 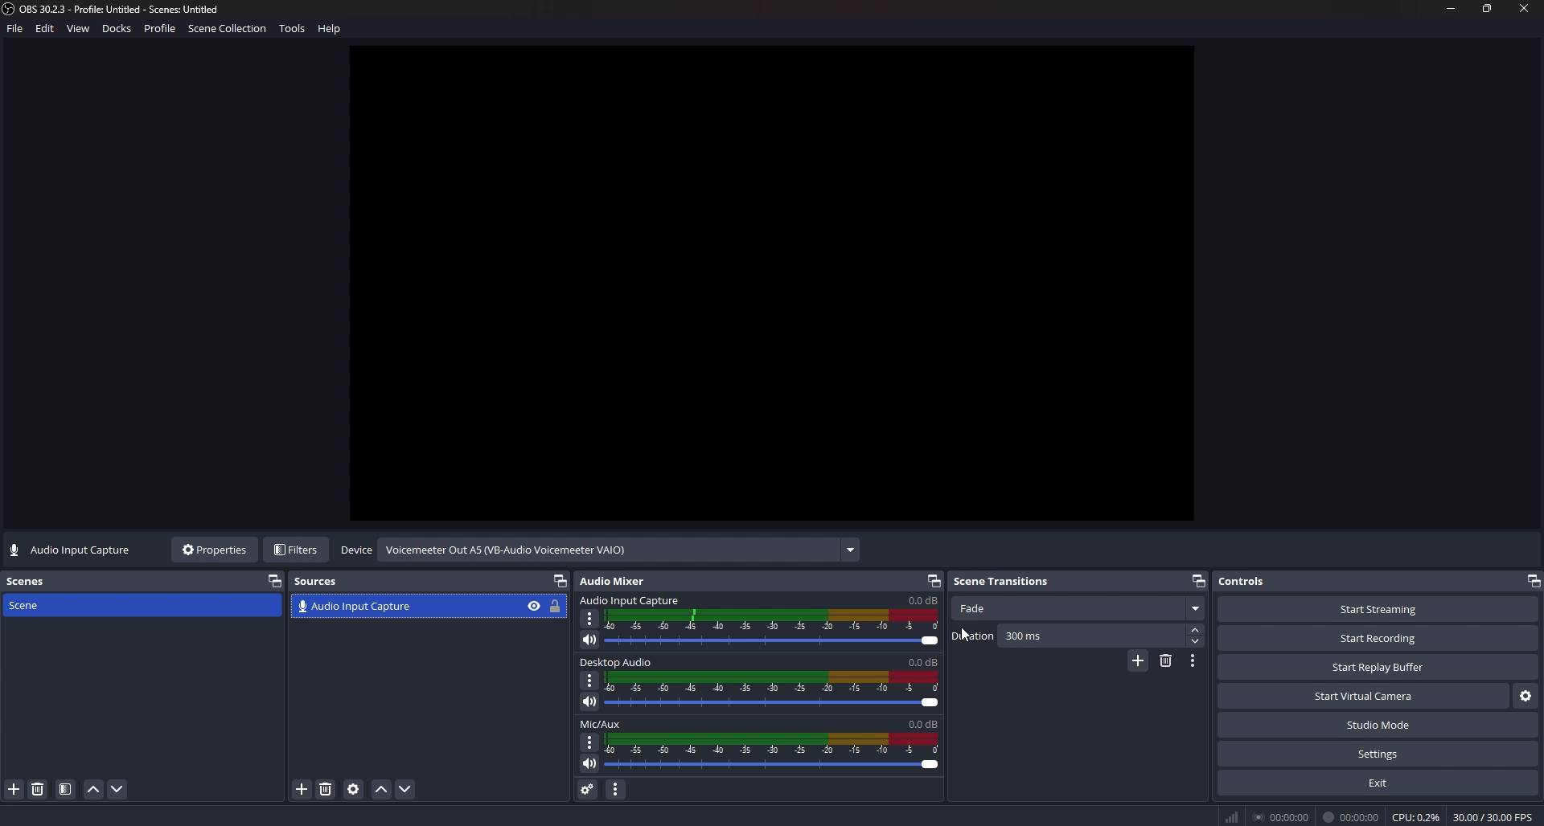 What do you see at coordinates (561, 582) in the screenshot?
I see `pop out` at bounding box center [561, 582].